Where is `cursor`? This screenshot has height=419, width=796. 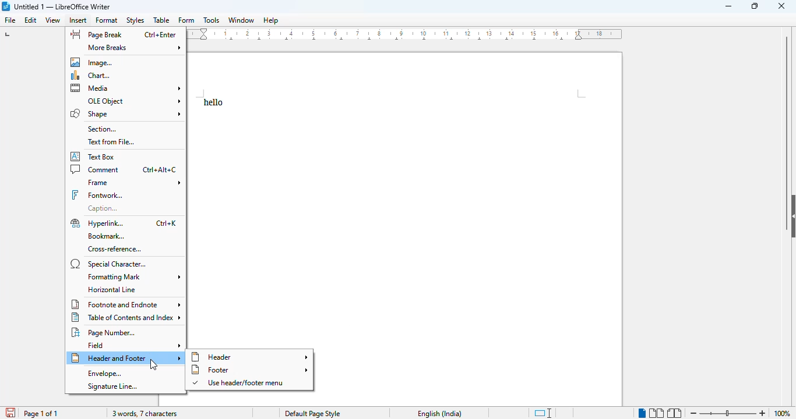 cursor is located at coordinates (153, 365).